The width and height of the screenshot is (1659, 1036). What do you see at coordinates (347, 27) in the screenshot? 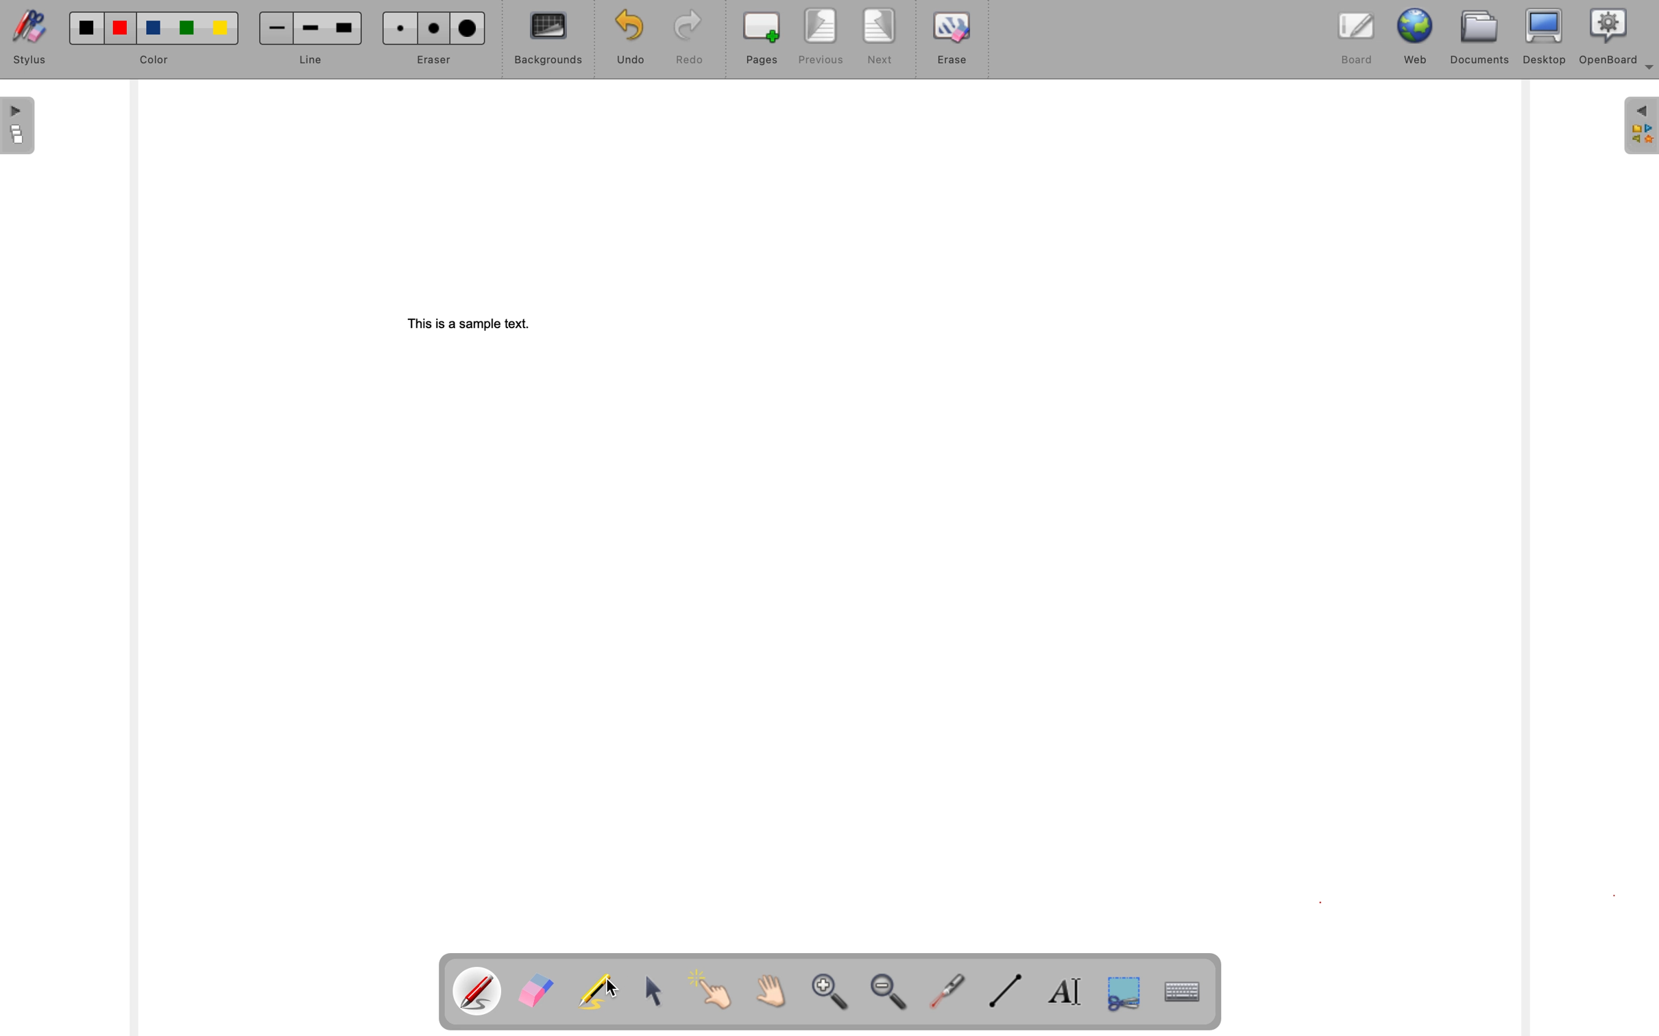
I see `Large line` at bounding box center [347, 27].